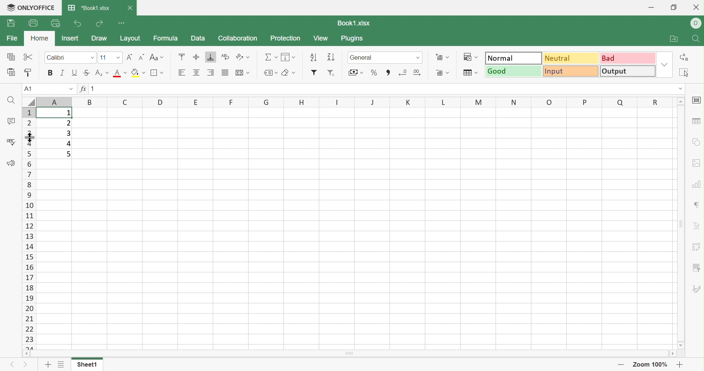  Describe the element at coordinates (437, 72) in the screenshot. I see `Insert cells` at that location.